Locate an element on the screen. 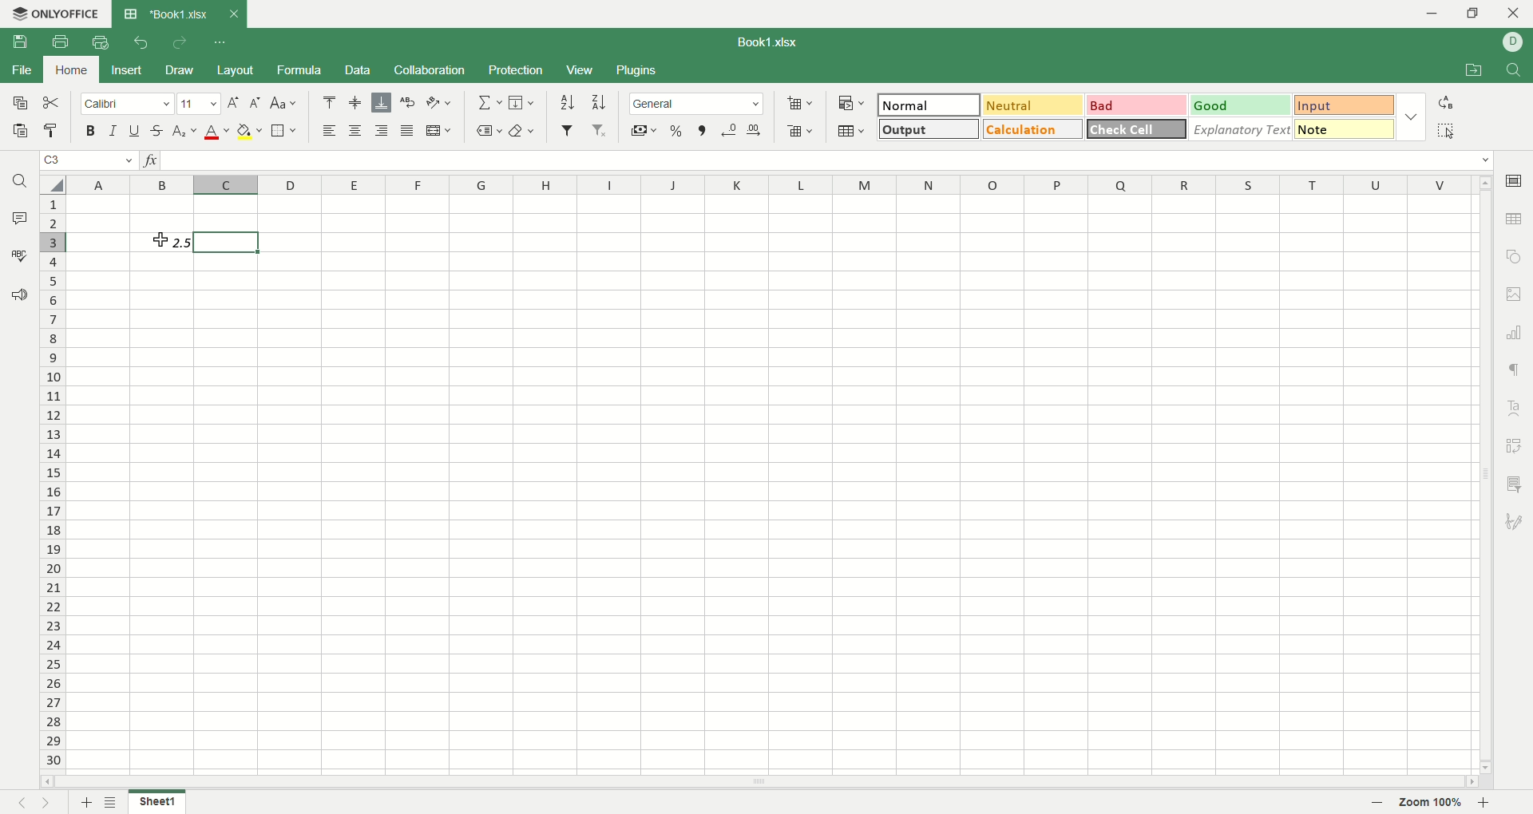 This screenshot has width=1533, height=814. font name is located at coordinates (129, 103).